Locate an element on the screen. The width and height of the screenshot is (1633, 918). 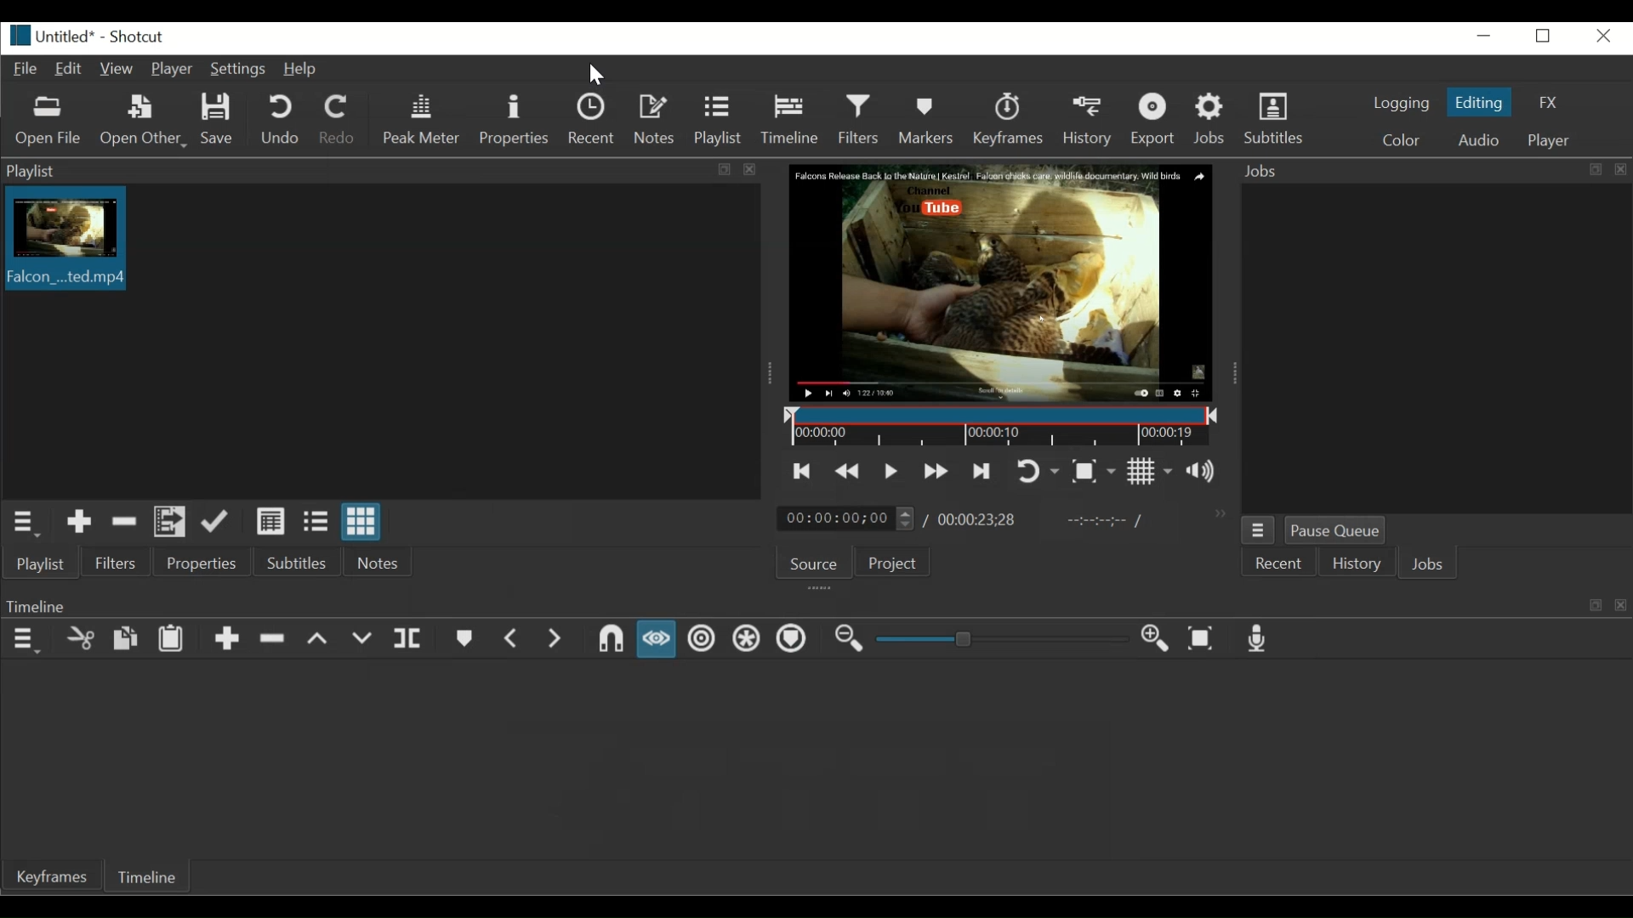
minimize is located at coordinates (1487, 37).